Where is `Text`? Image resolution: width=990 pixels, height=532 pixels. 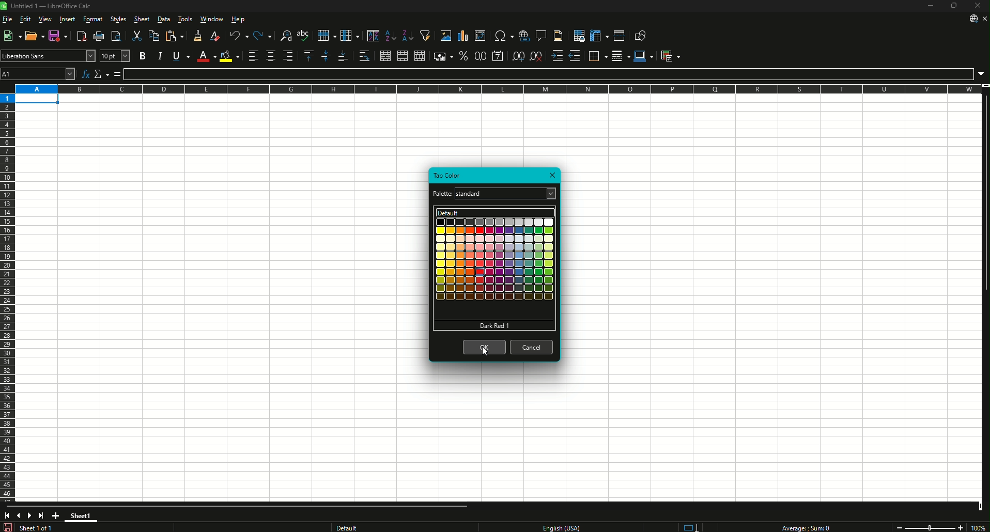 Text is located at coordinates (51, 6).